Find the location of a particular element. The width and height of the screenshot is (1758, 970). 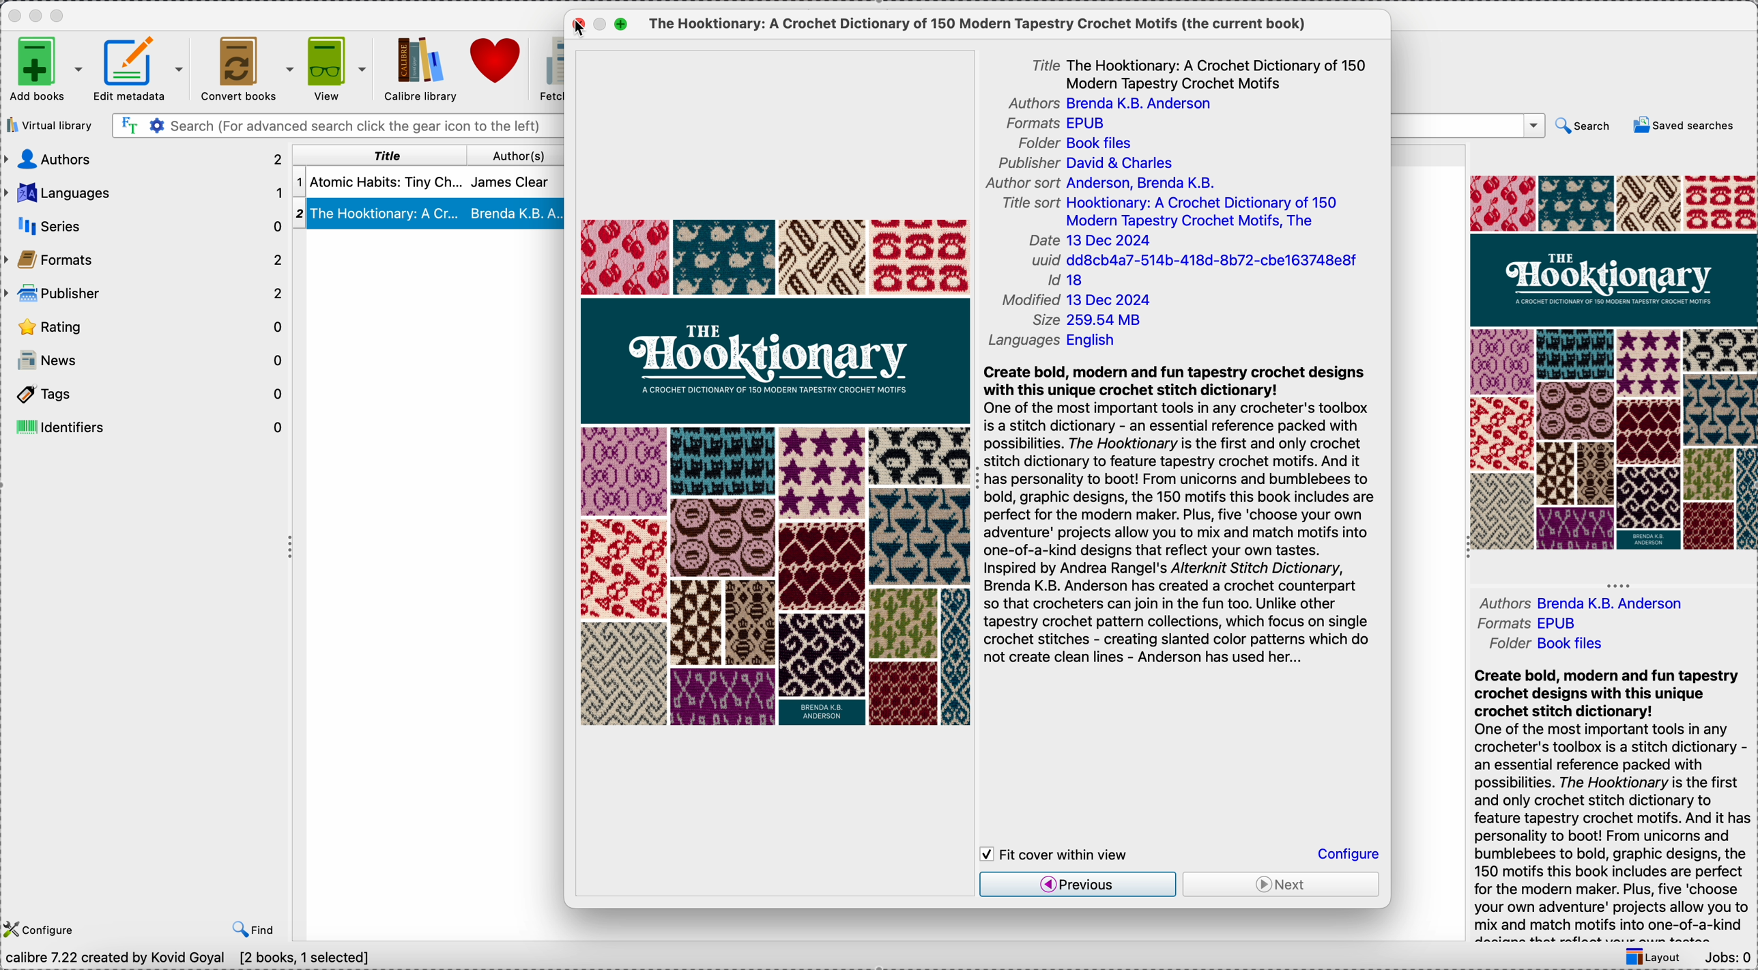

convert books is located at coordinates (250, 70).